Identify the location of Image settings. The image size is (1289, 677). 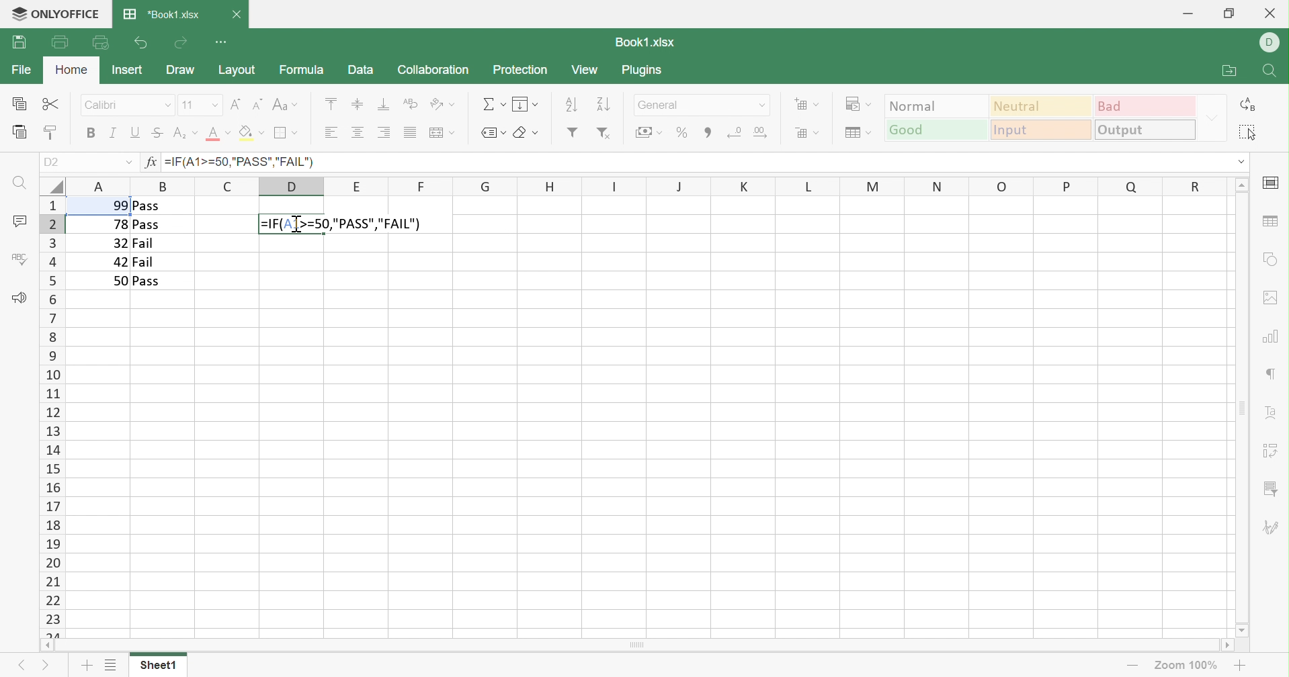
(1273, 296).